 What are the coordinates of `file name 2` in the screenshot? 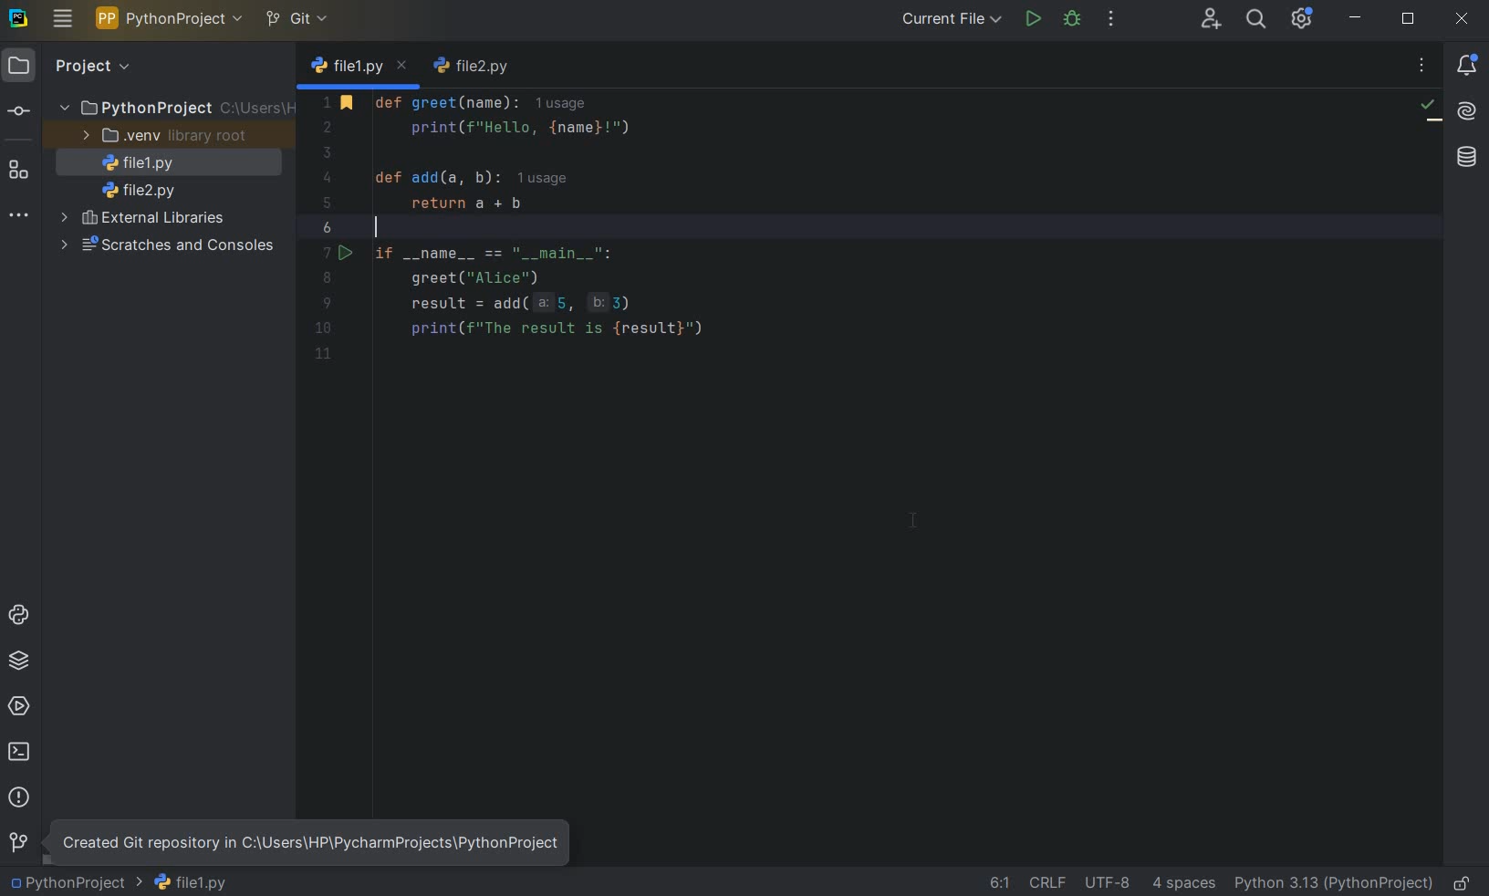 It's located at (474, 68).